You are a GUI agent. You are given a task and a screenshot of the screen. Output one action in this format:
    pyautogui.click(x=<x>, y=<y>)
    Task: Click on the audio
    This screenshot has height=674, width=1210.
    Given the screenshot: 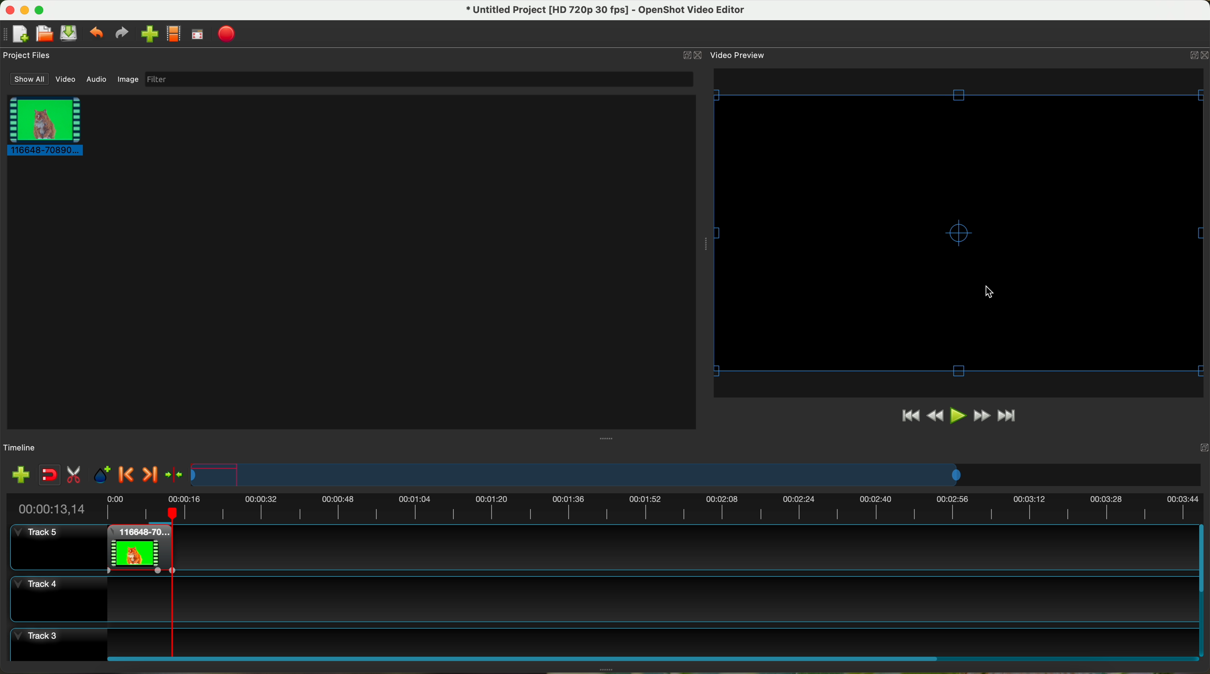 What is the action you would take?
    pyautogui.click(x=97, y=80)
    